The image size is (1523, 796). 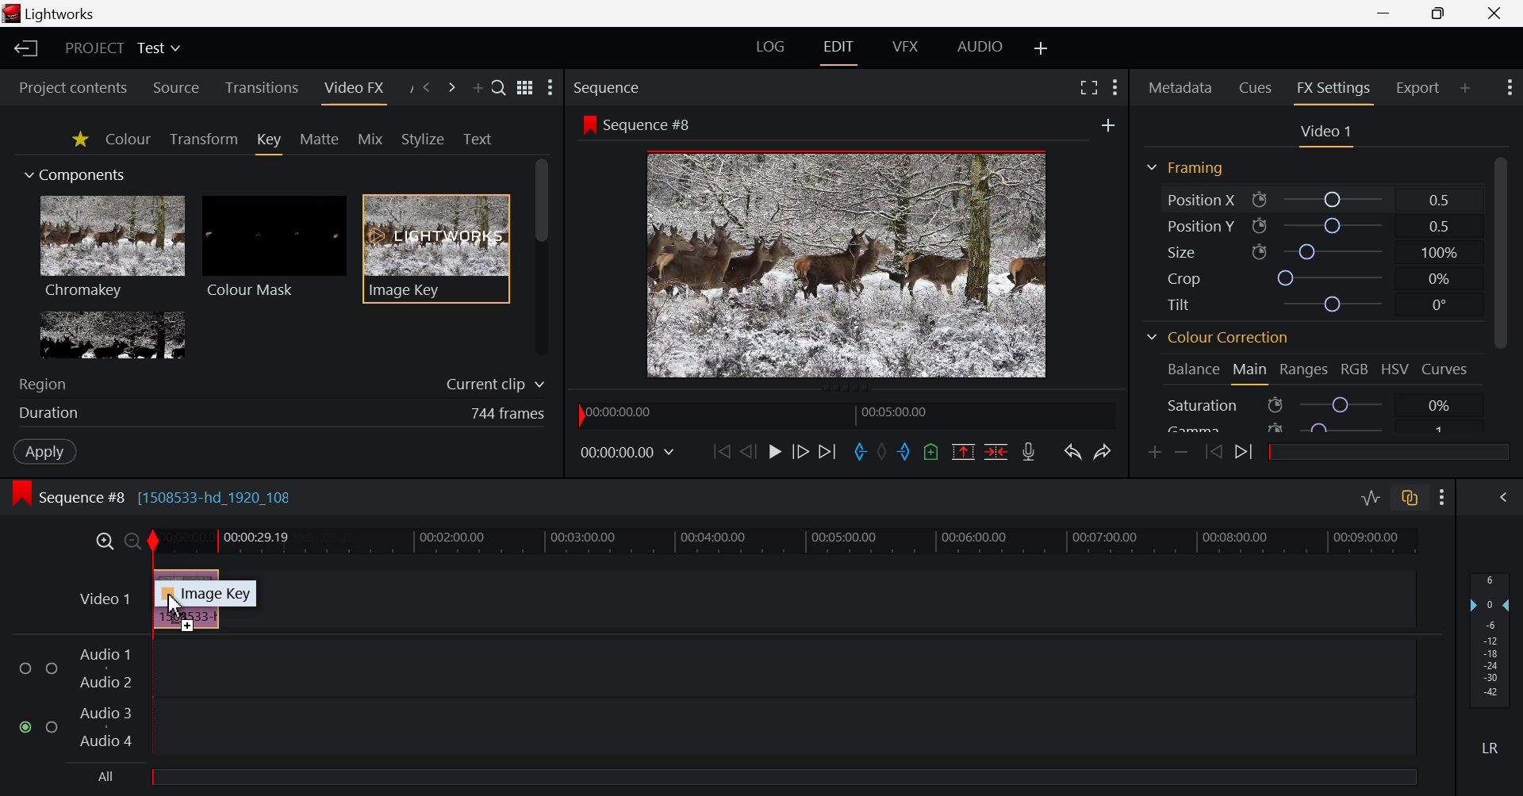 I want to click on Add Panel, so click(x=478, y=86).